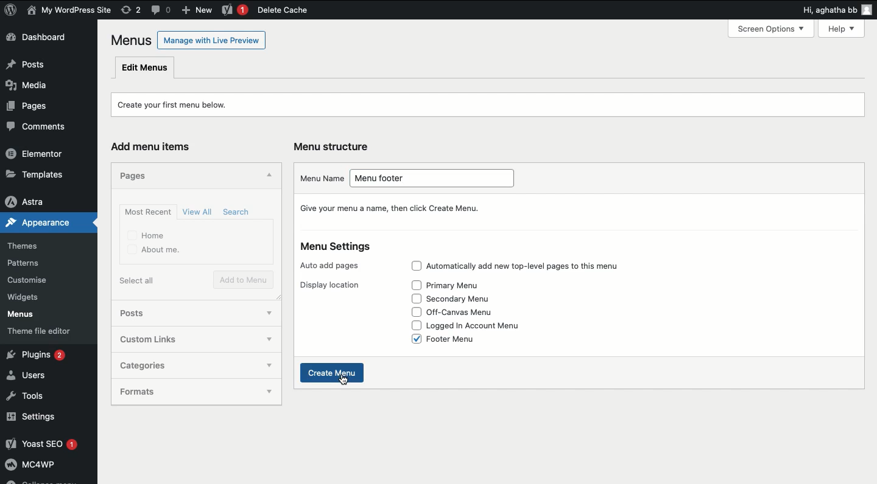 The height and width of the screenshot is (484, 877). Describe the element at coordinates (178, 105) in the screenshot. I see `Create your first menu below` at that location.